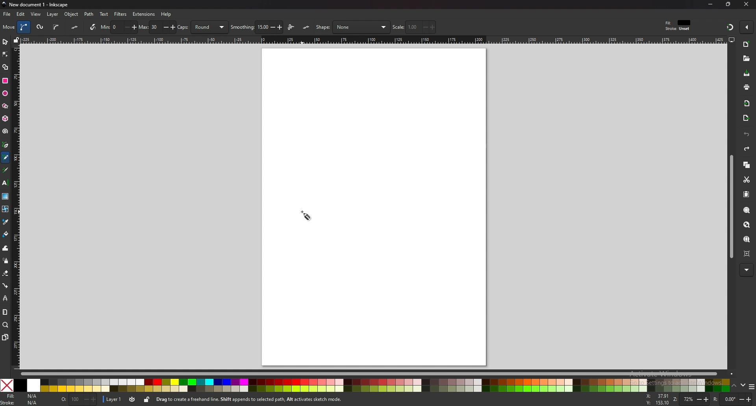  I want to click on path, so click(89, 14).